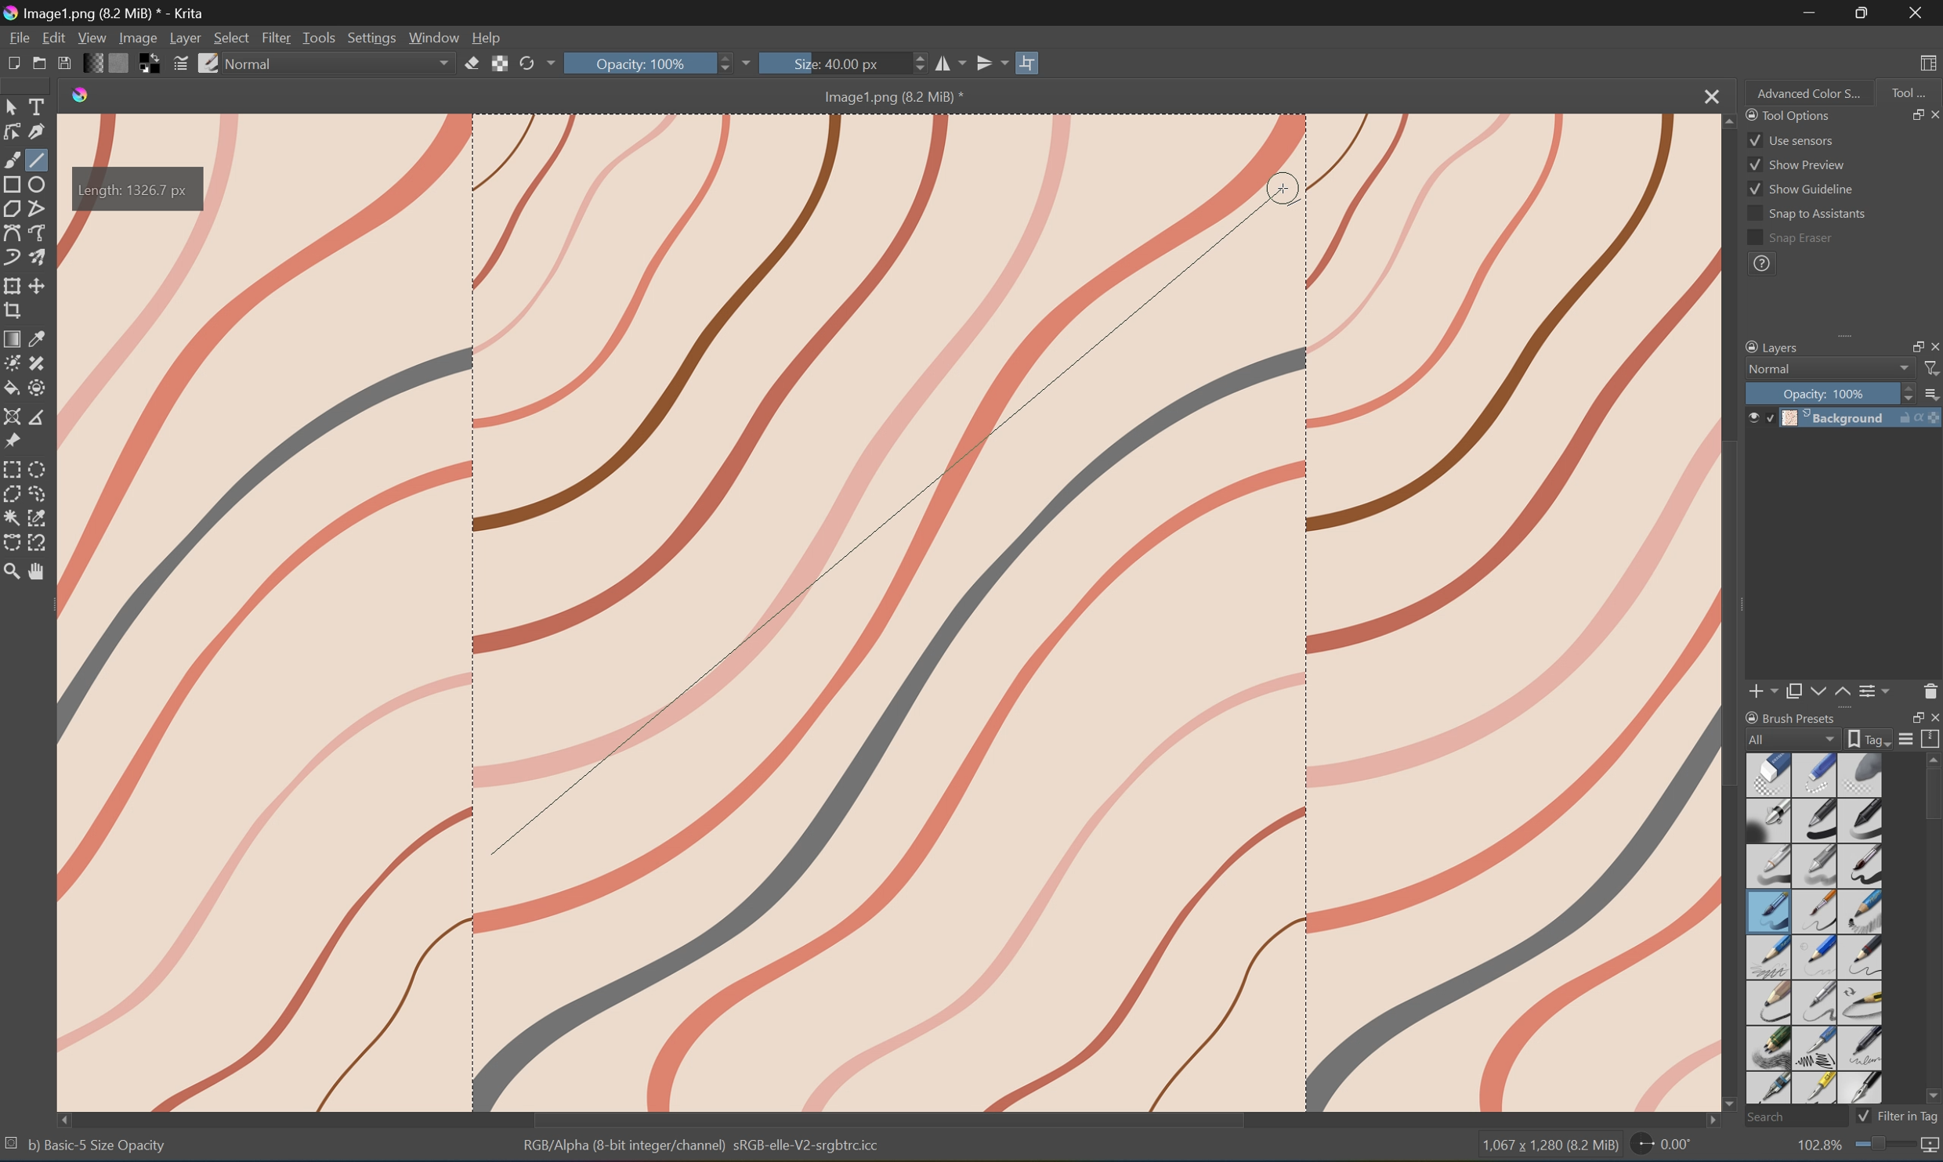 This screenshot has height=1162, width=1943. What do you see at coordinates (1930, 691) in the screenshot?
I see `Delete` at bounding box center [1930, 691].